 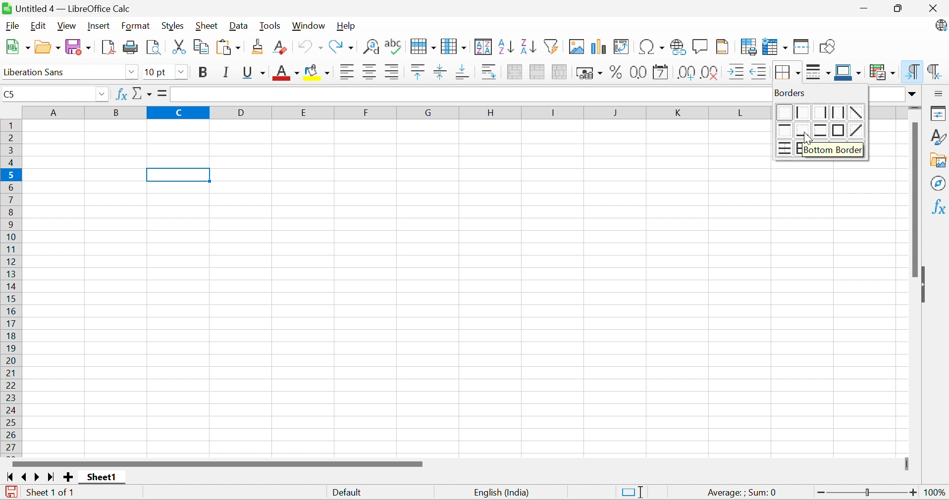 What do you see at coordinates (577, 47) in the screenshot?
I see `Insert image` at bounding box center [577, 47].